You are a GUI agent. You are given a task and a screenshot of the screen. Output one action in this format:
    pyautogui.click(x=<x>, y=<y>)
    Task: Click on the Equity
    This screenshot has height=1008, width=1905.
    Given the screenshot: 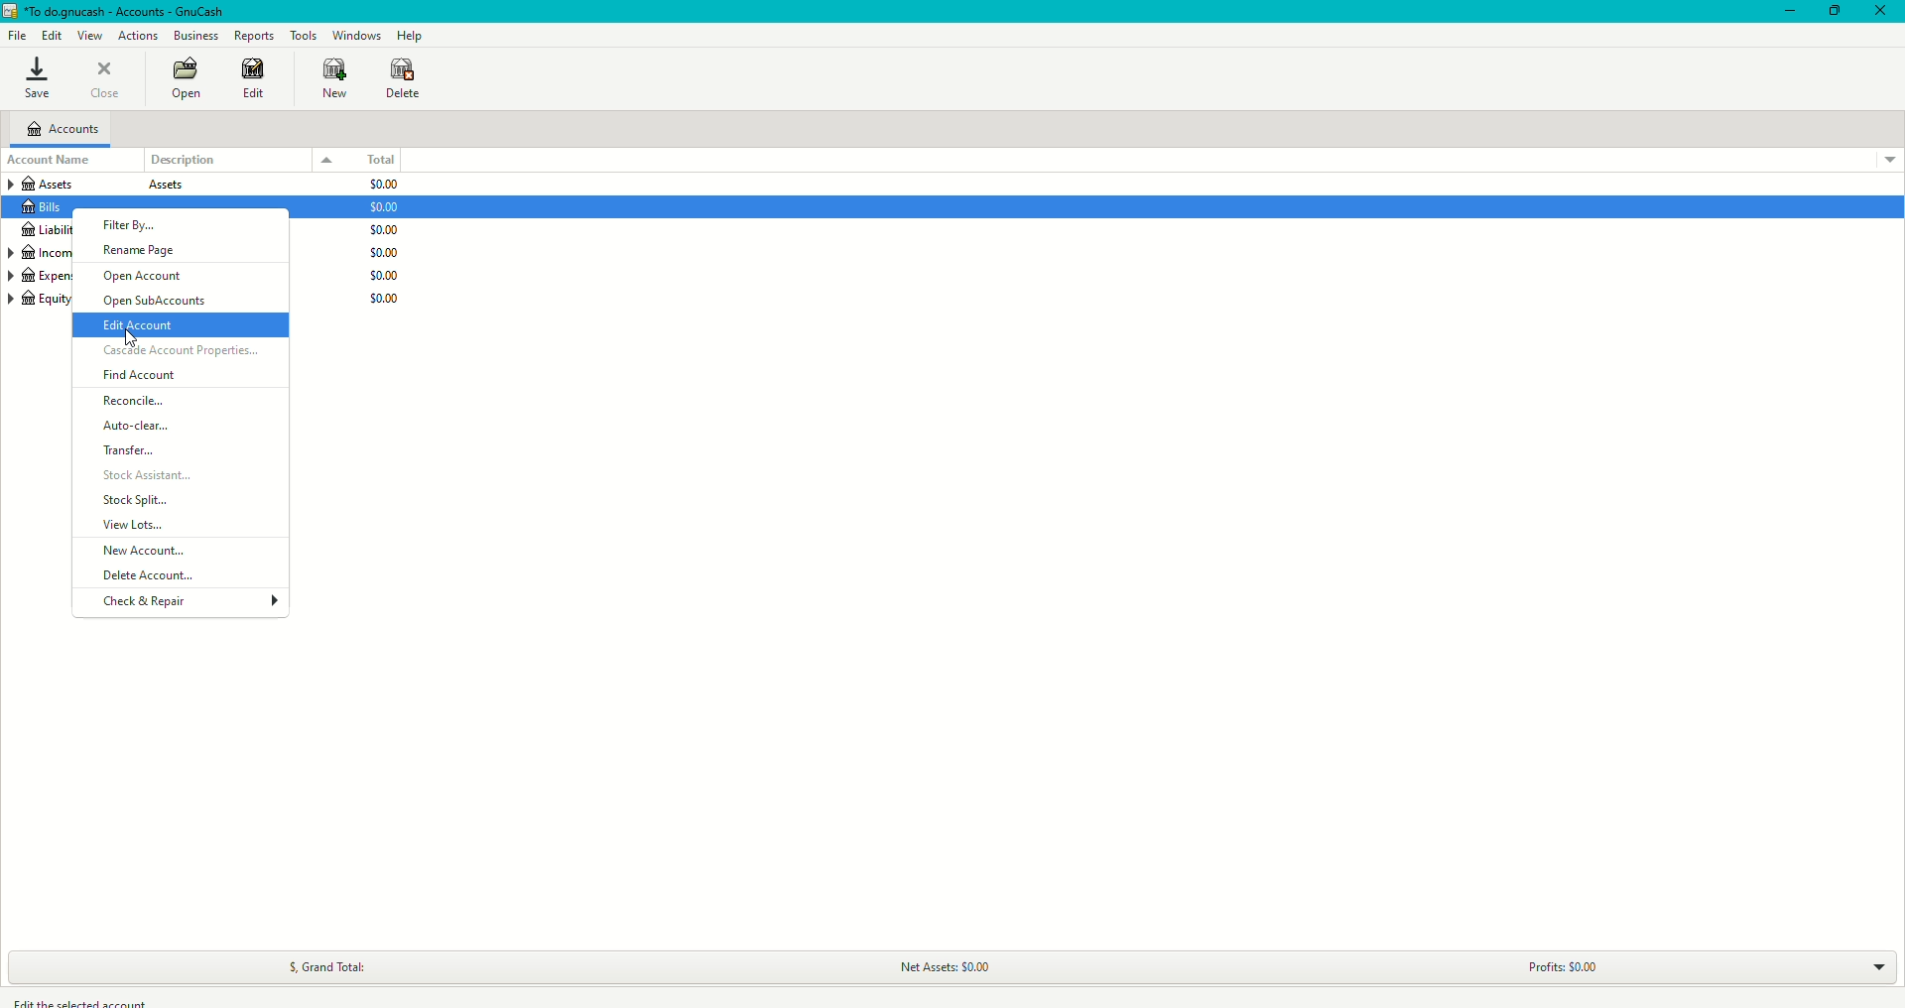 What is the action you would take?
    pyautogui.click(x=39, y=305)
    